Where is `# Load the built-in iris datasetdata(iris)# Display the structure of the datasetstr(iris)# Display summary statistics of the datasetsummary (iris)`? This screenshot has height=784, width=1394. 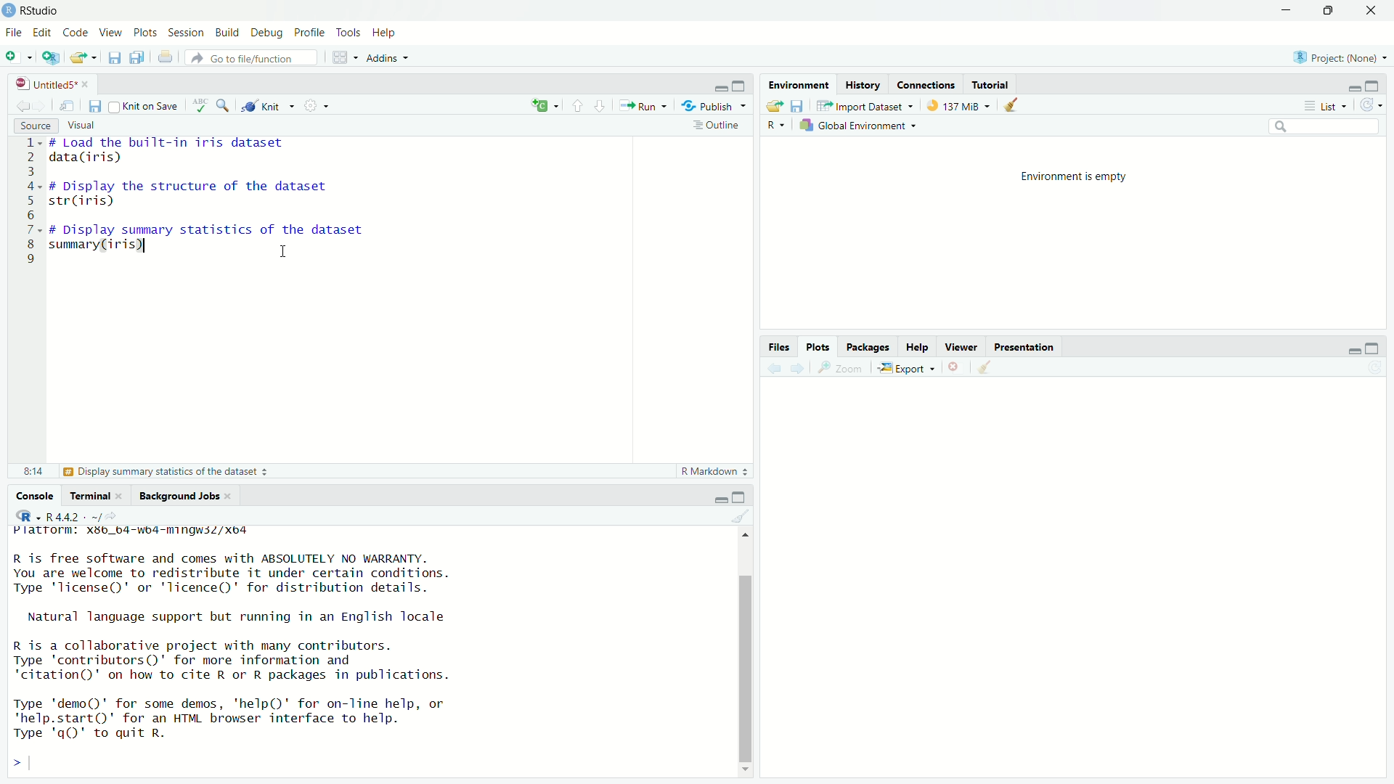
# Load the built-in iris datasetdata(iris)# Display the structure of the datasetstr(iris)# Display summary statistics of the datasetsummary (iris) is located at coordinates (216, 205).